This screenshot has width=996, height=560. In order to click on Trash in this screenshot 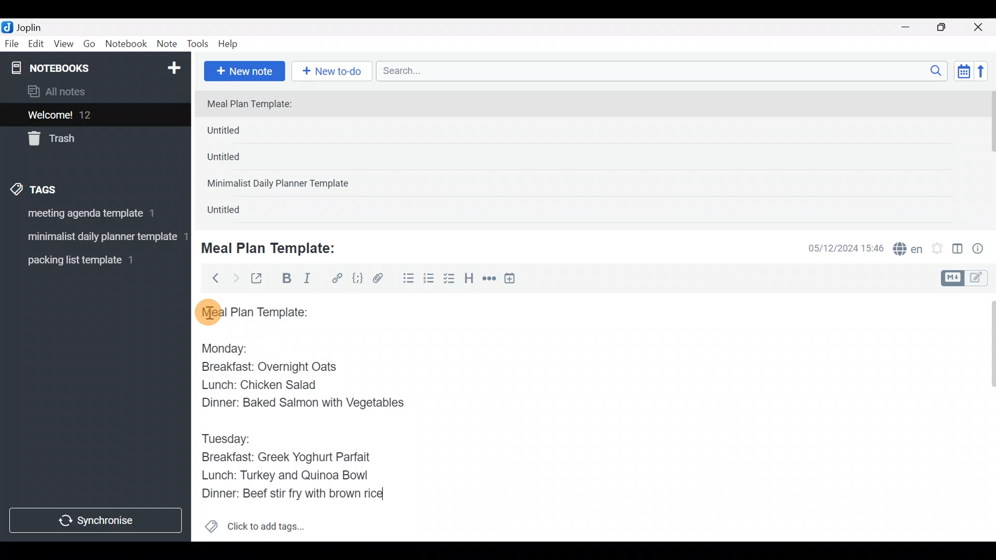, I will do `click(89, 139)`.